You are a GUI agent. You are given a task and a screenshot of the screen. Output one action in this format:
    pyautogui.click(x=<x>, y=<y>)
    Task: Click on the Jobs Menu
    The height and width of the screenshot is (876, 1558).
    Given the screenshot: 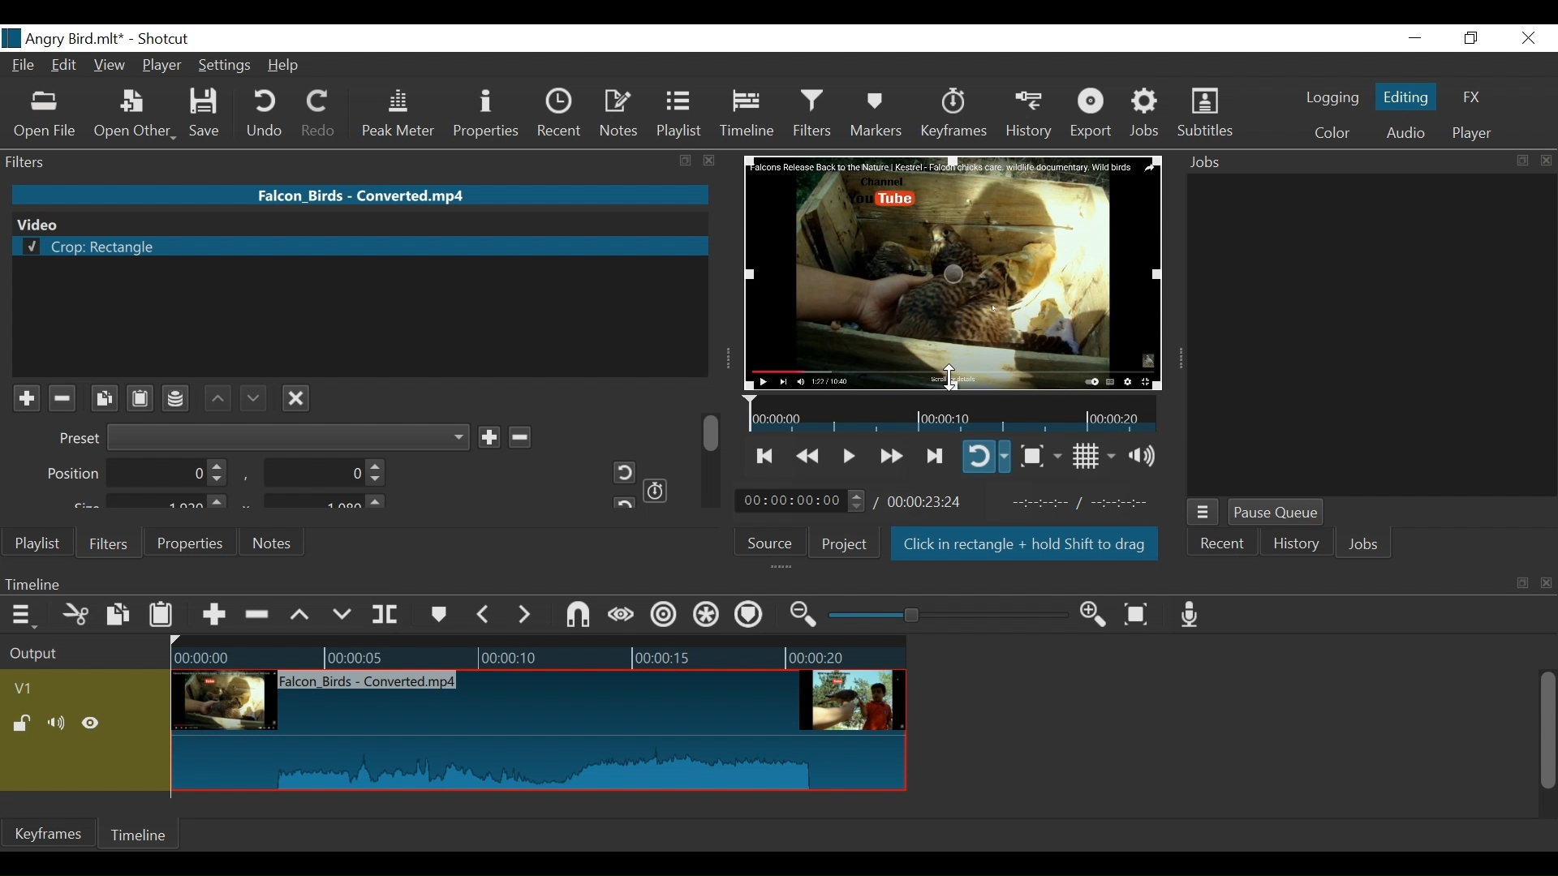 What is the action you would take?
    pyautogui.click(x=1201, y=513)
    